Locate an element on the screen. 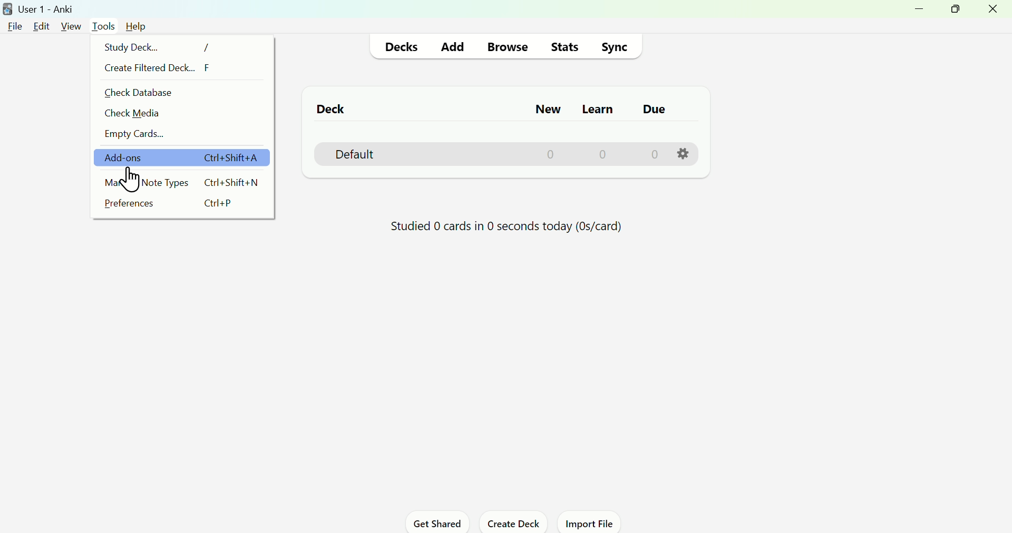 Image resolution: width=1012 pixels, height=533 pixels. Create Filtered Deck is located at coordinates (170, 68).